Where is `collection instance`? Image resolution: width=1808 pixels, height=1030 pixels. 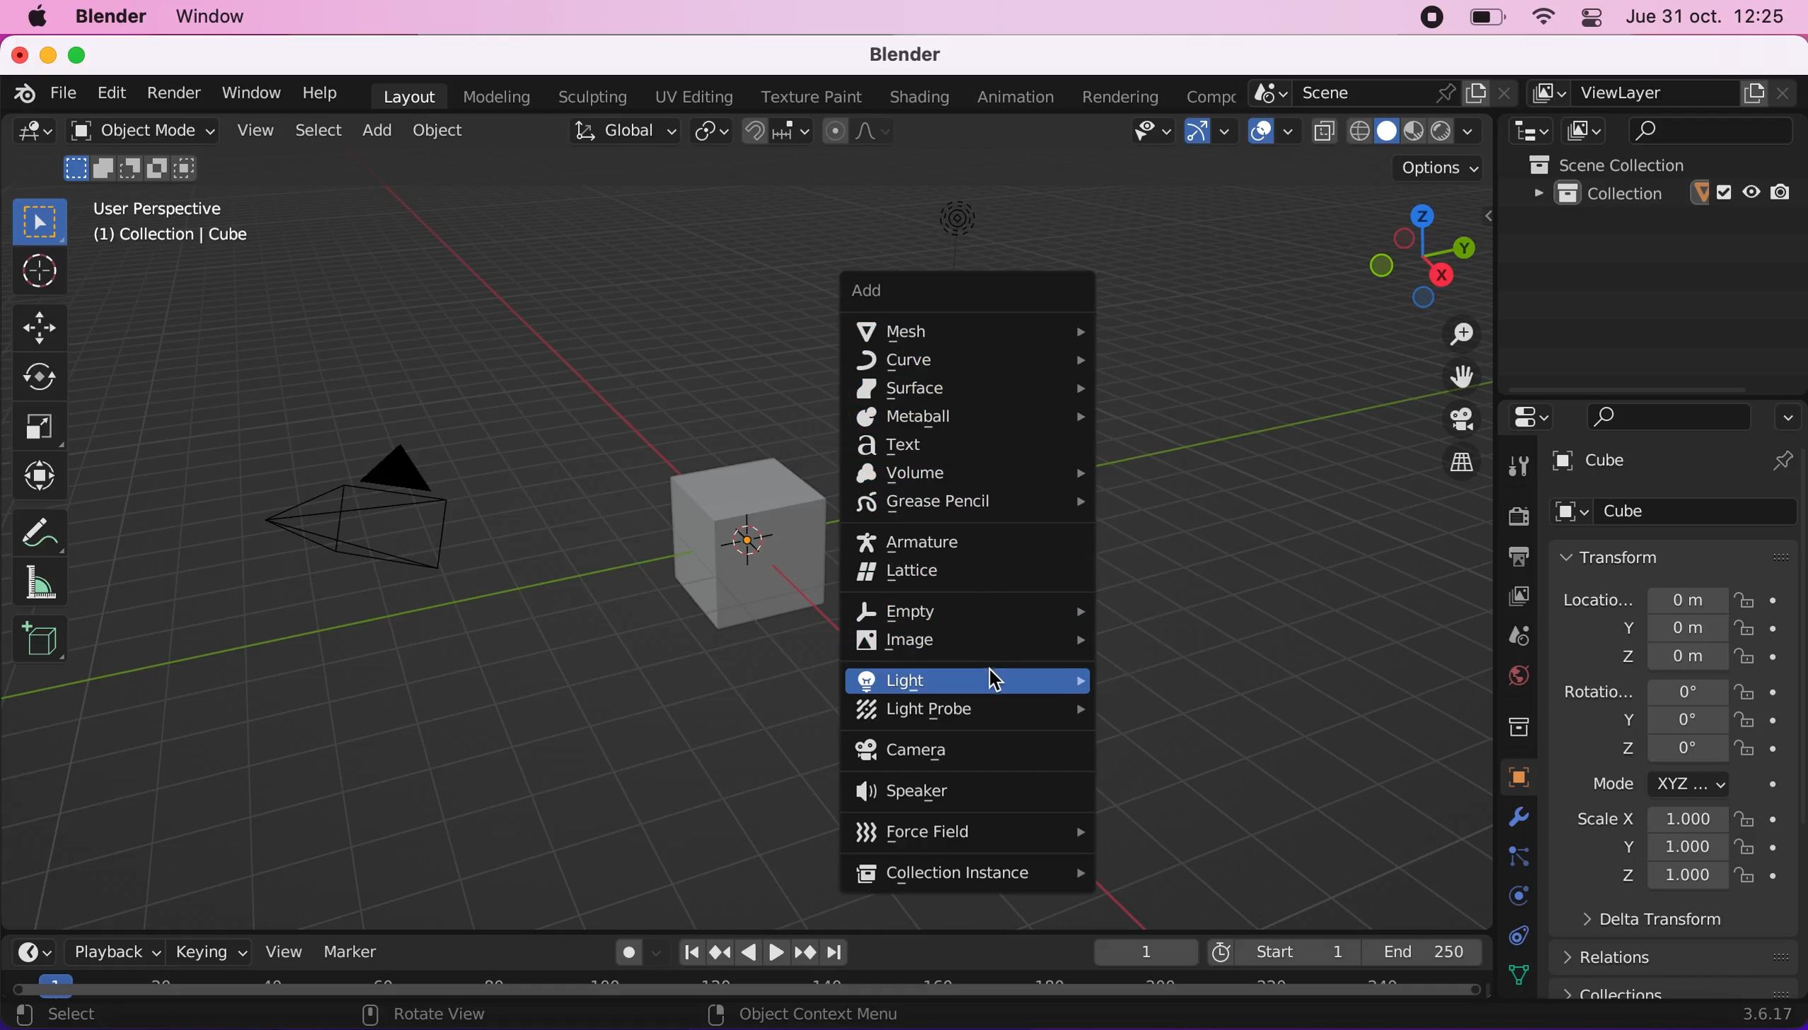
collection instance is located at coordinates (972, 874).